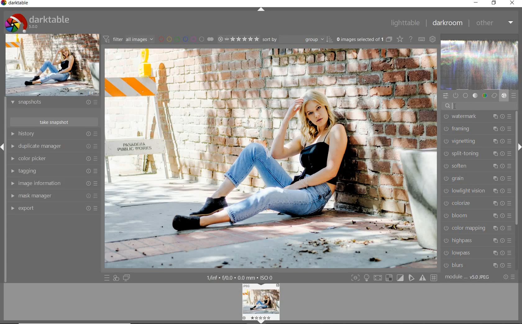  I want to click on blurs, so click(478, 265).